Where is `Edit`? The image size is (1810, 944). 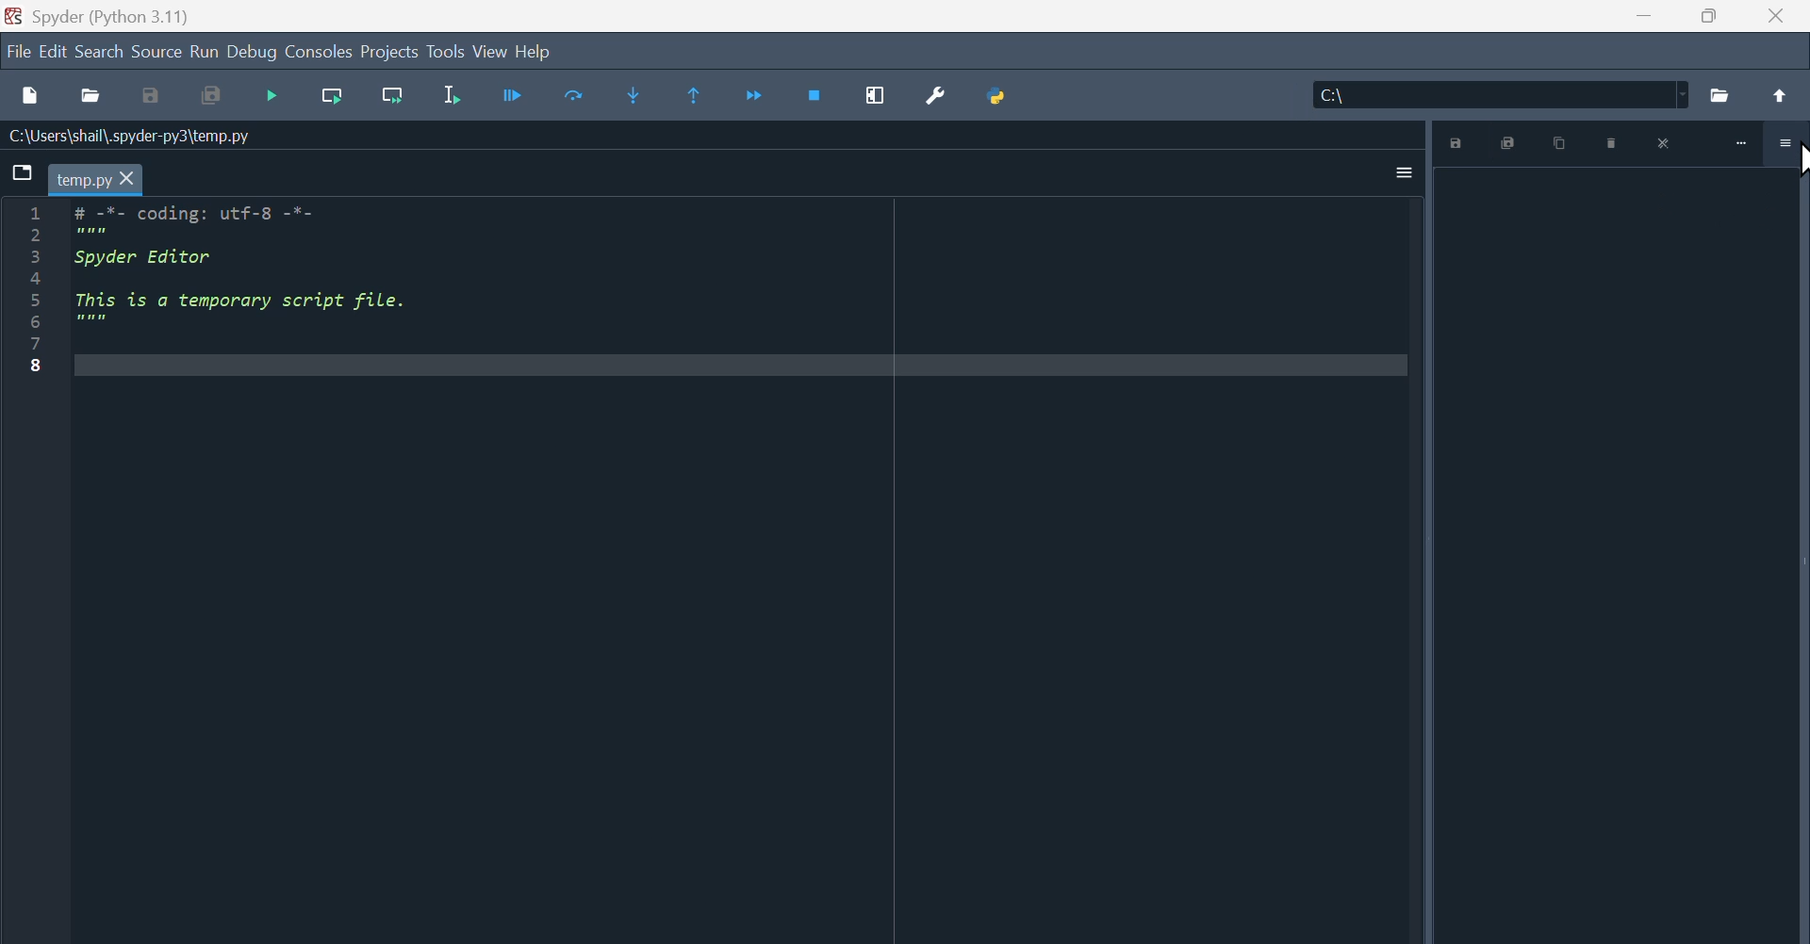 Edit is located at coordinates (51, 51).